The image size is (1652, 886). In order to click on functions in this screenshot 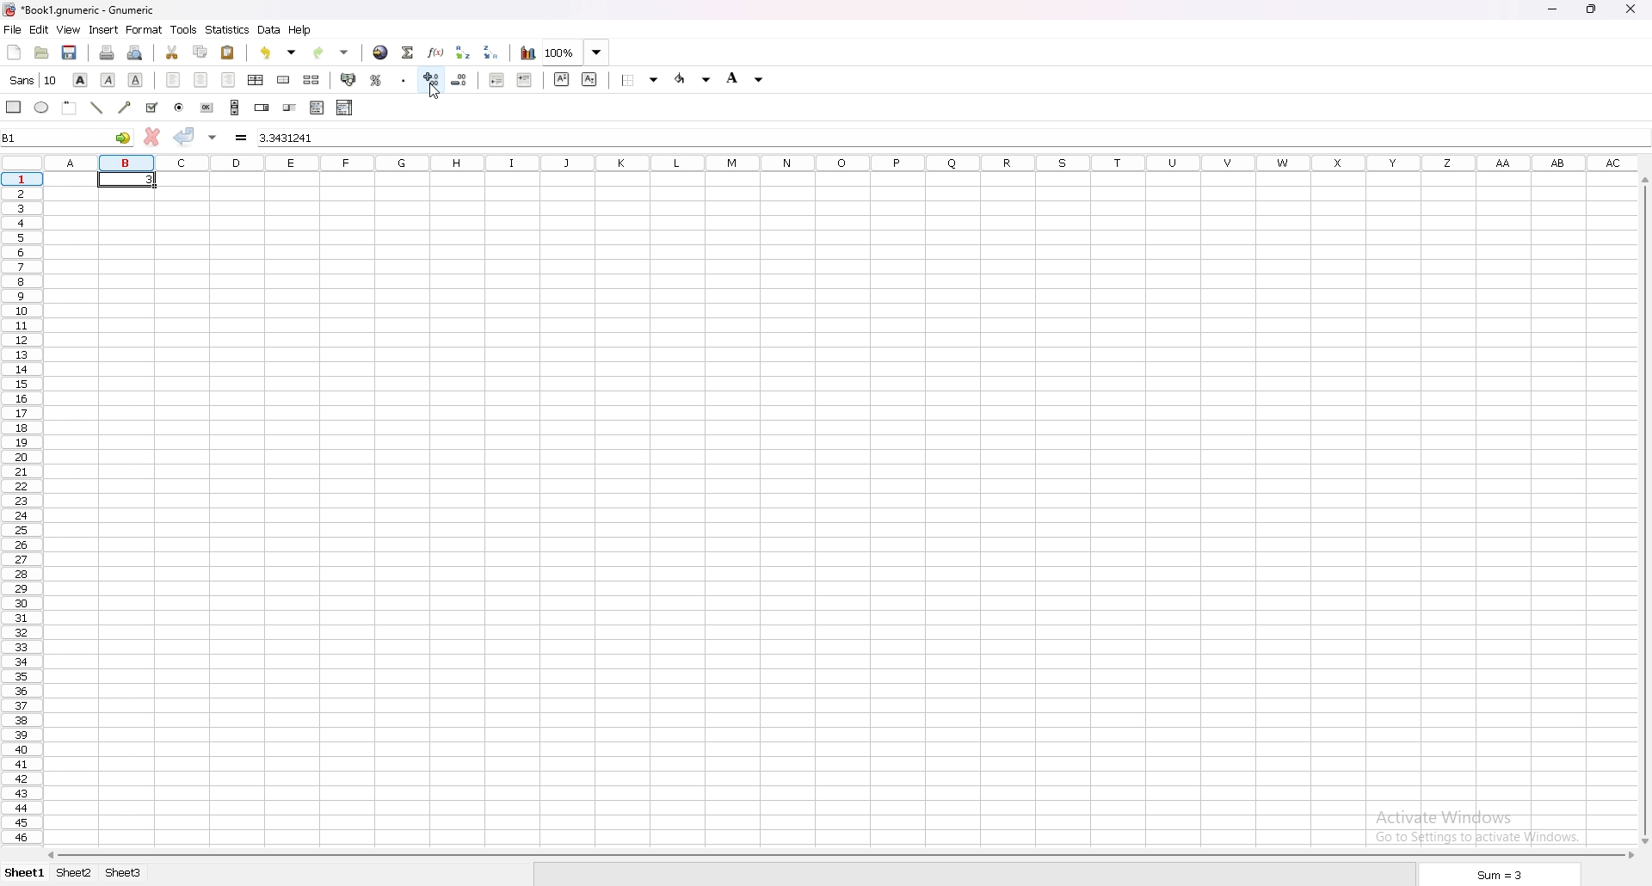, I will do `click(436, 52)`.